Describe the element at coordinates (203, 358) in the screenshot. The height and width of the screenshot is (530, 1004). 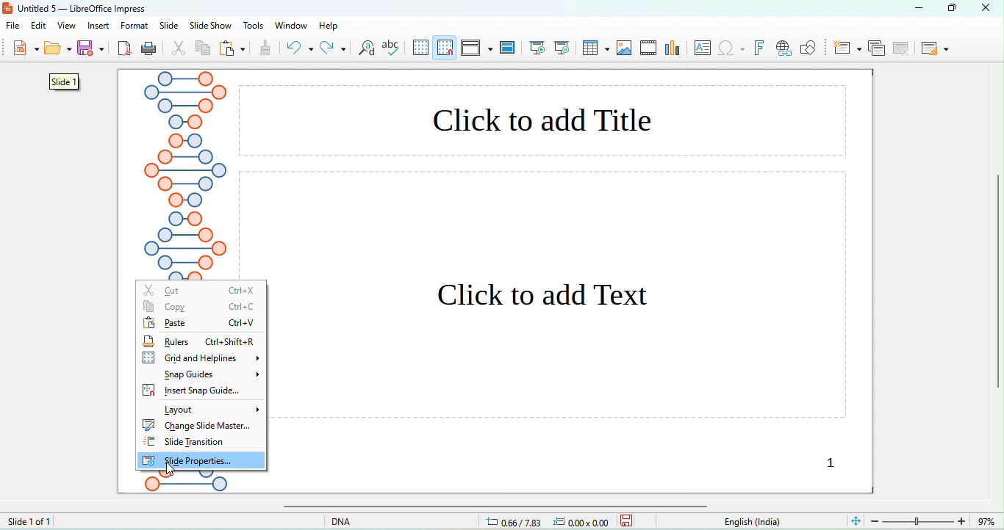
I see `grid and helplines` at that location.